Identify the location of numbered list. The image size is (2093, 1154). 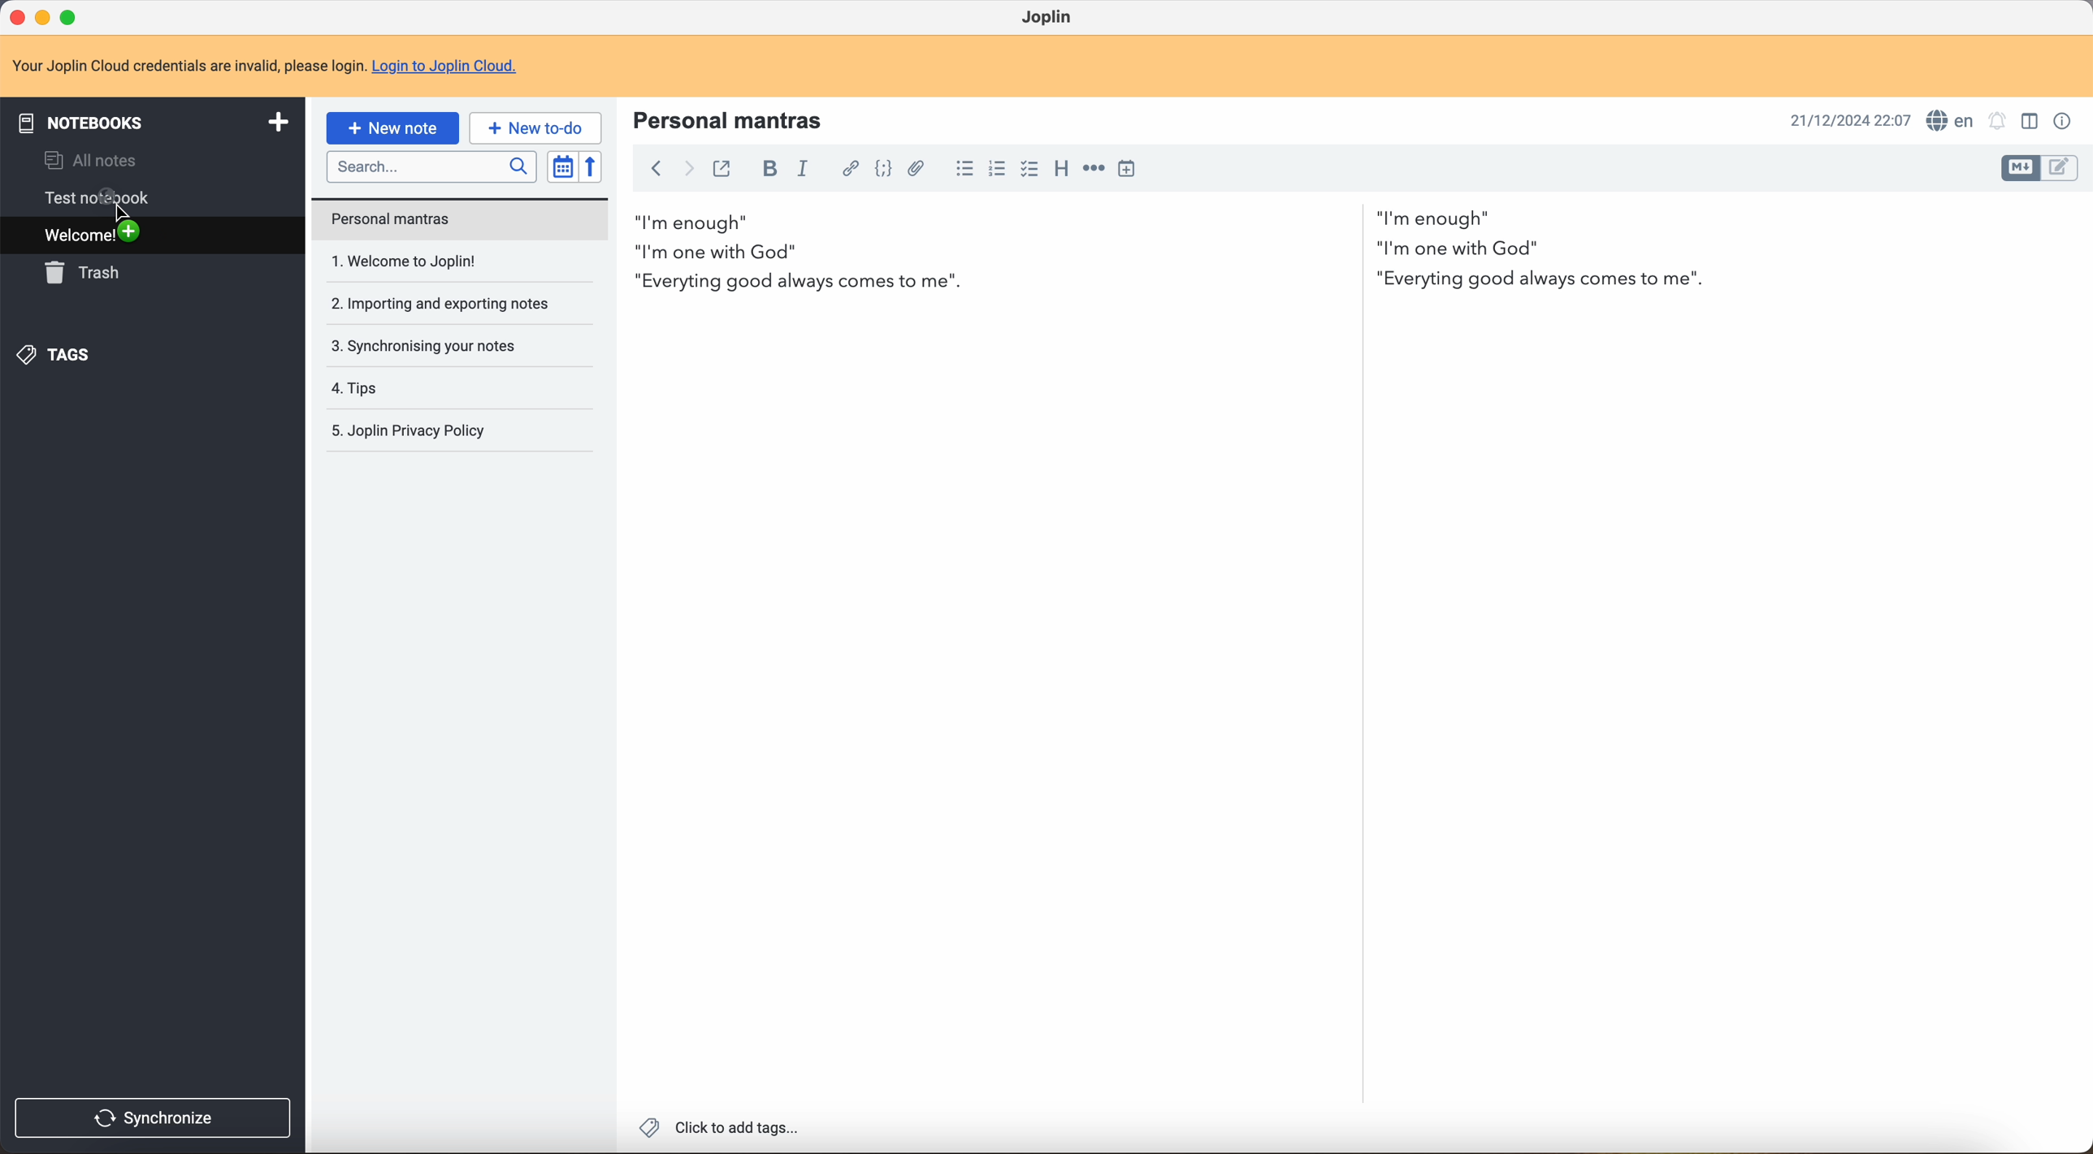
(999, 168).